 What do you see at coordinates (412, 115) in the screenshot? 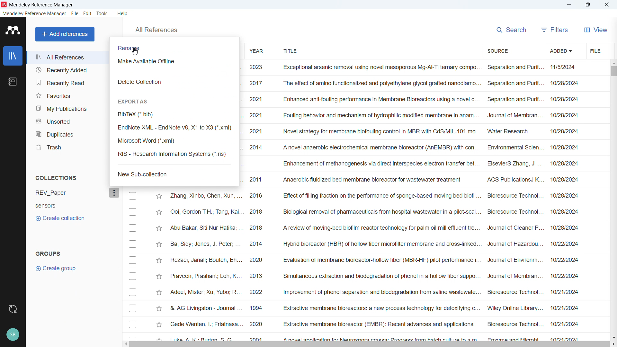
I see `Ni, Lingfeng; Shi, Qin; Wu, ... 2021 Fouling behavior and mechanism of hydrophilic modified membrane in anam... Journal of Membran... 10/28/2024` at bounding box center [412, 115].